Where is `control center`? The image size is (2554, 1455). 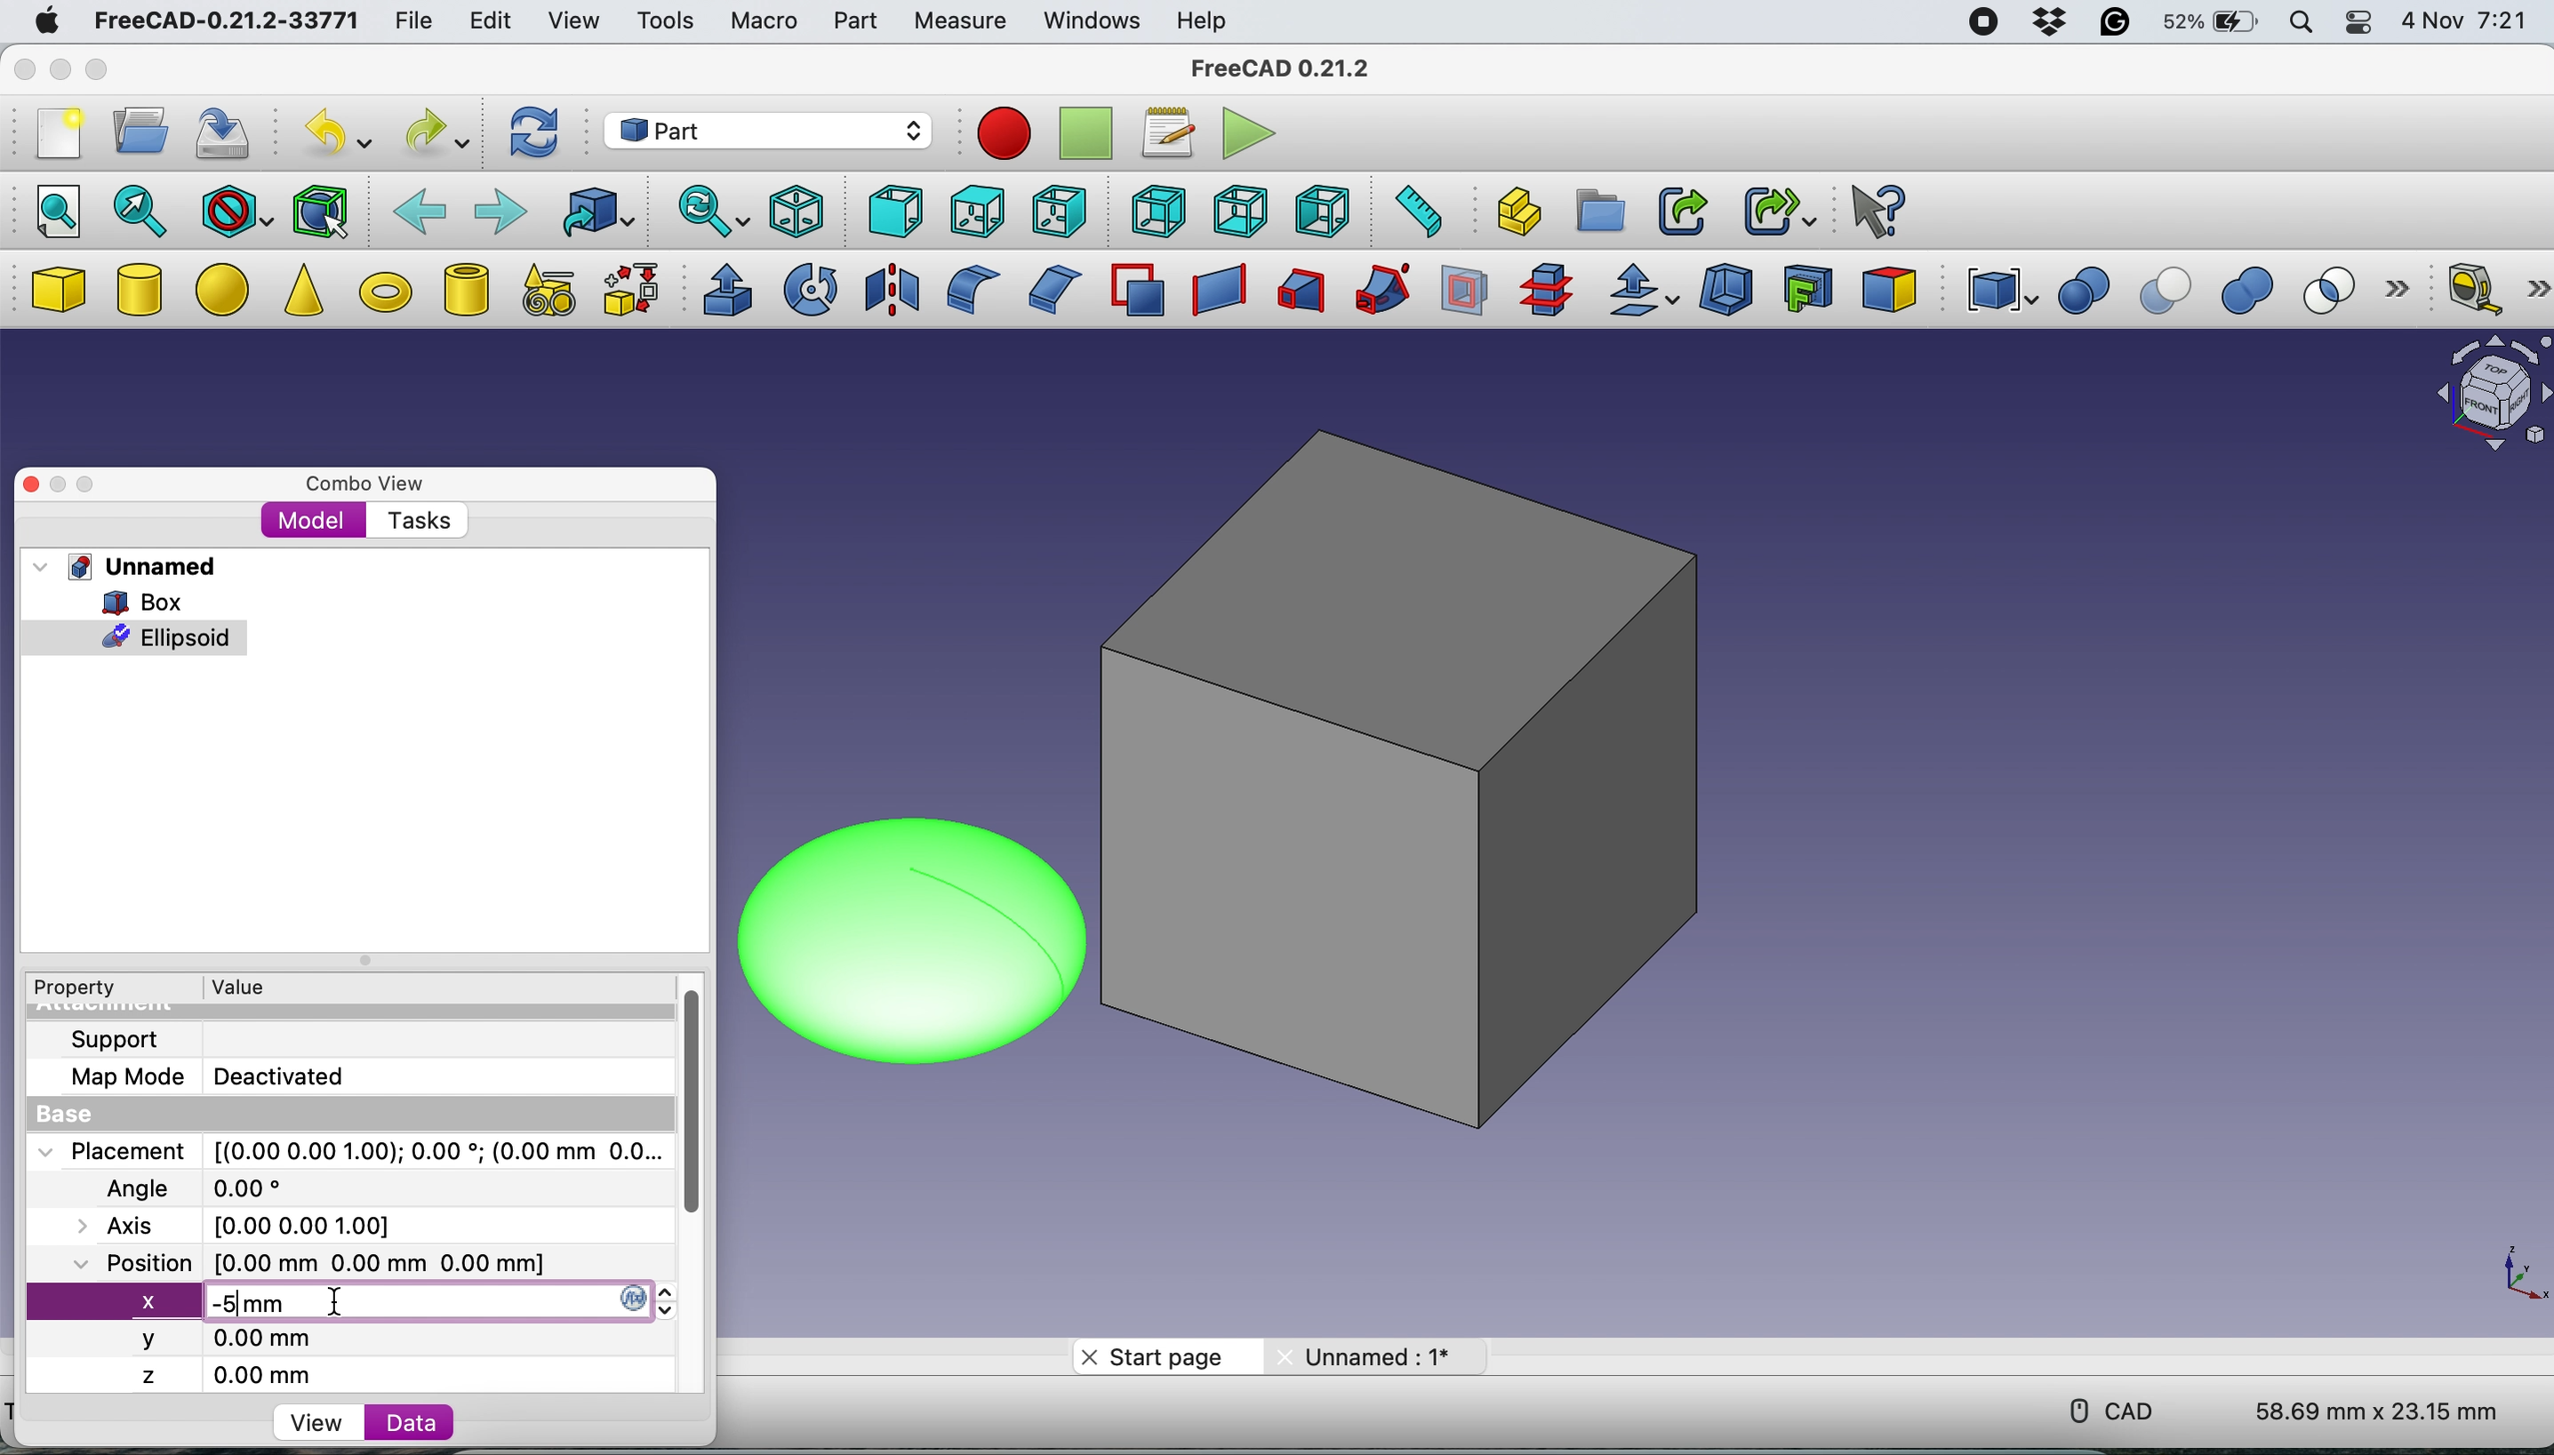 control center is located at coordinates (2359, 23).